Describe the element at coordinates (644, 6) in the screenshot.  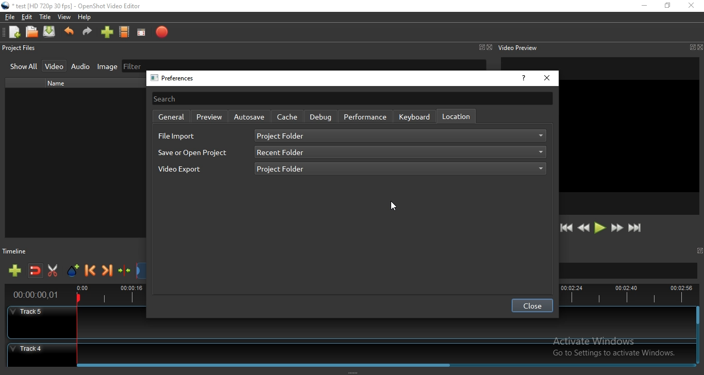
I see `Minimise` at that location.